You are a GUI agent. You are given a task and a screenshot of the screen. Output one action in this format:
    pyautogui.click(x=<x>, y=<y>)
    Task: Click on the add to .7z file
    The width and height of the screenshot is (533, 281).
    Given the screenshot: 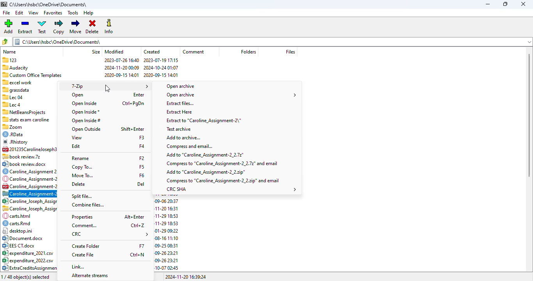 What is the action you would take?
    pyautogui.click(x=205, y=155)
    